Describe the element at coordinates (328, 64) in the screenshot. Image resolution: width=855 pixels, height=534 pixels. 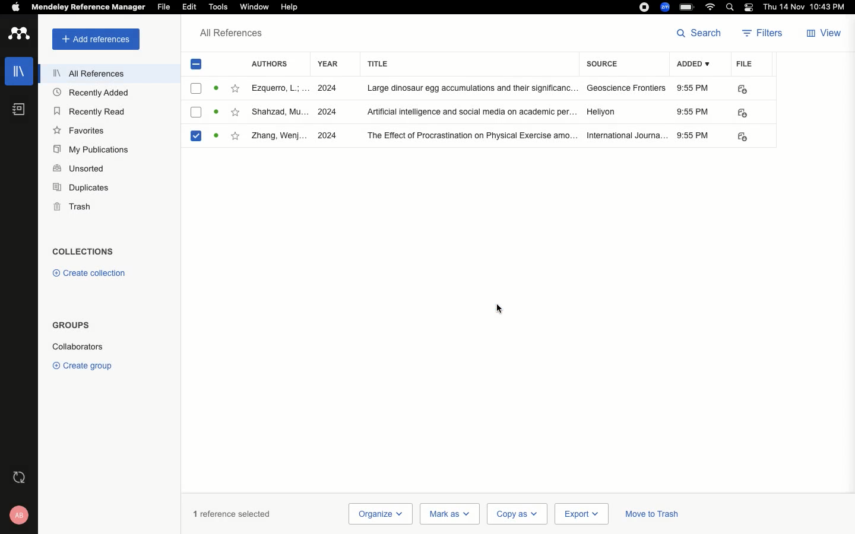
I see `Year` at that location.